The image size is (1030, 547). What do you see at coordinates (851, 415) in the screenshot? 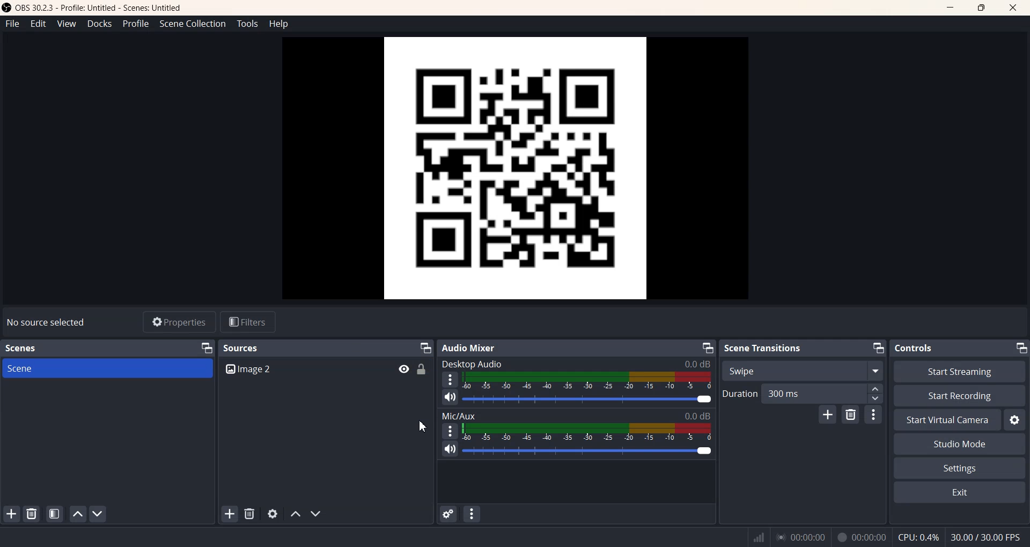
I see `Remove configurable transition` at bounding box center [851, 415].